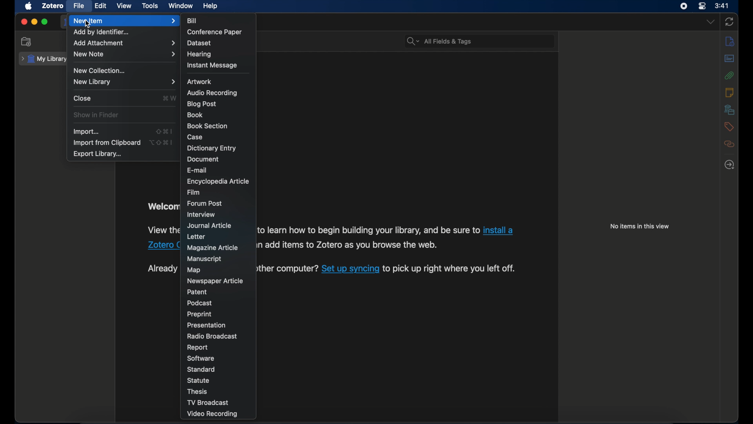 The height and width of the screenshot is (424, 753). What do you see at coordinates (199, 82) in the screenshot?
I see `artwork` at bounding box center [199, 82].